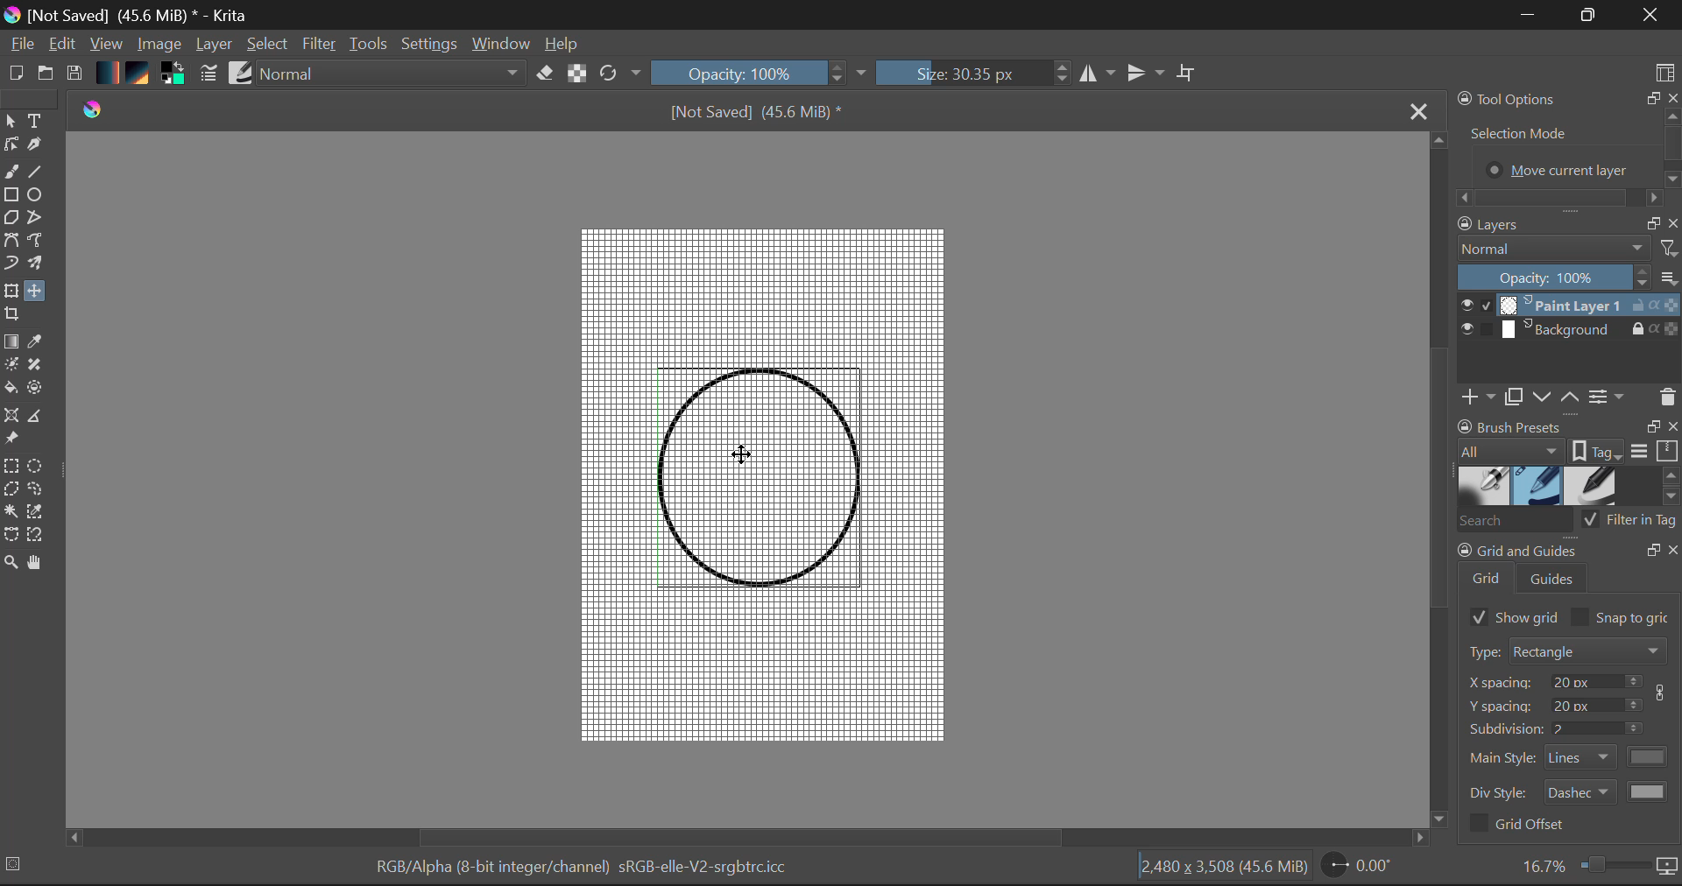 The image size is (1682, 886). Describe the element at coordinates (131, 15) in the screenshot. I see `Window Title` at that location.